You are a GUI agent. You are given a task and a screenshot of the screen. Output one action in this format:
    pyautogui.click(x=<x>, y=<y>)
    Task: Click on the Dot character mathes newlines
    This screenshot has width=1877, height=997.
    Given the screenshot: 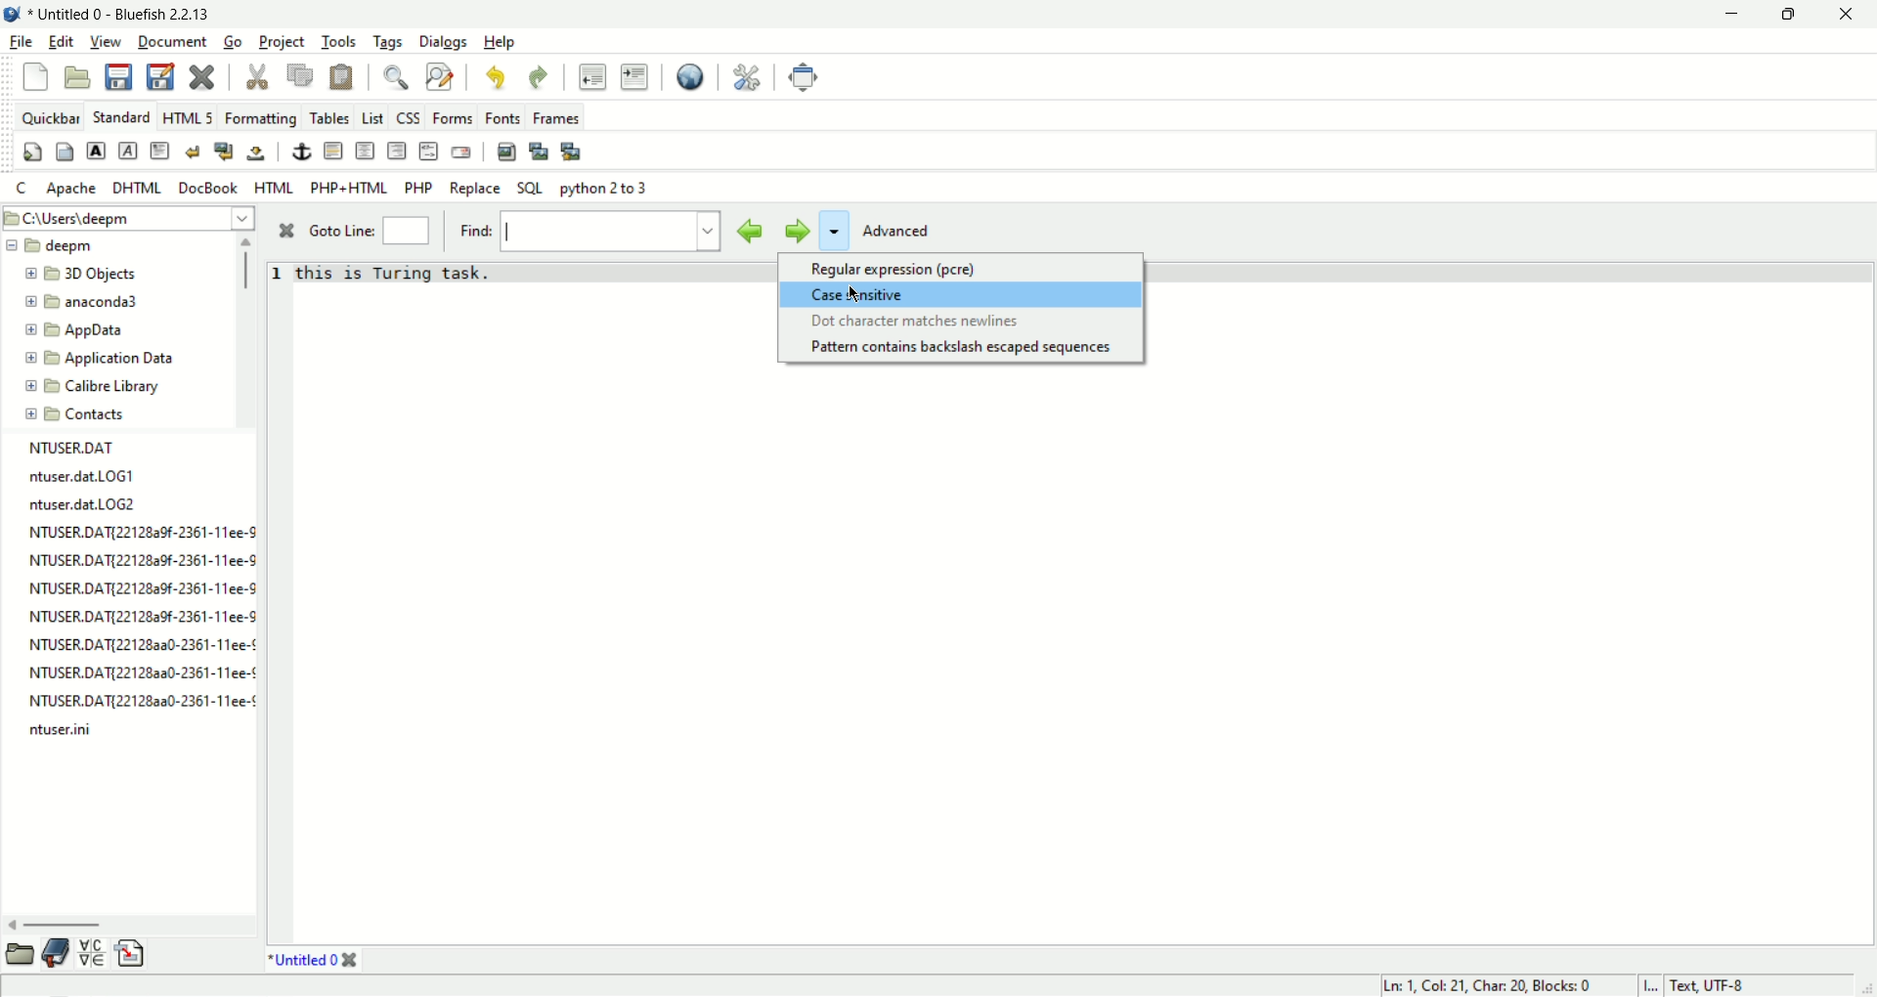 What is the action you would take?
    pyautogui.click(x=913, y=323)
    